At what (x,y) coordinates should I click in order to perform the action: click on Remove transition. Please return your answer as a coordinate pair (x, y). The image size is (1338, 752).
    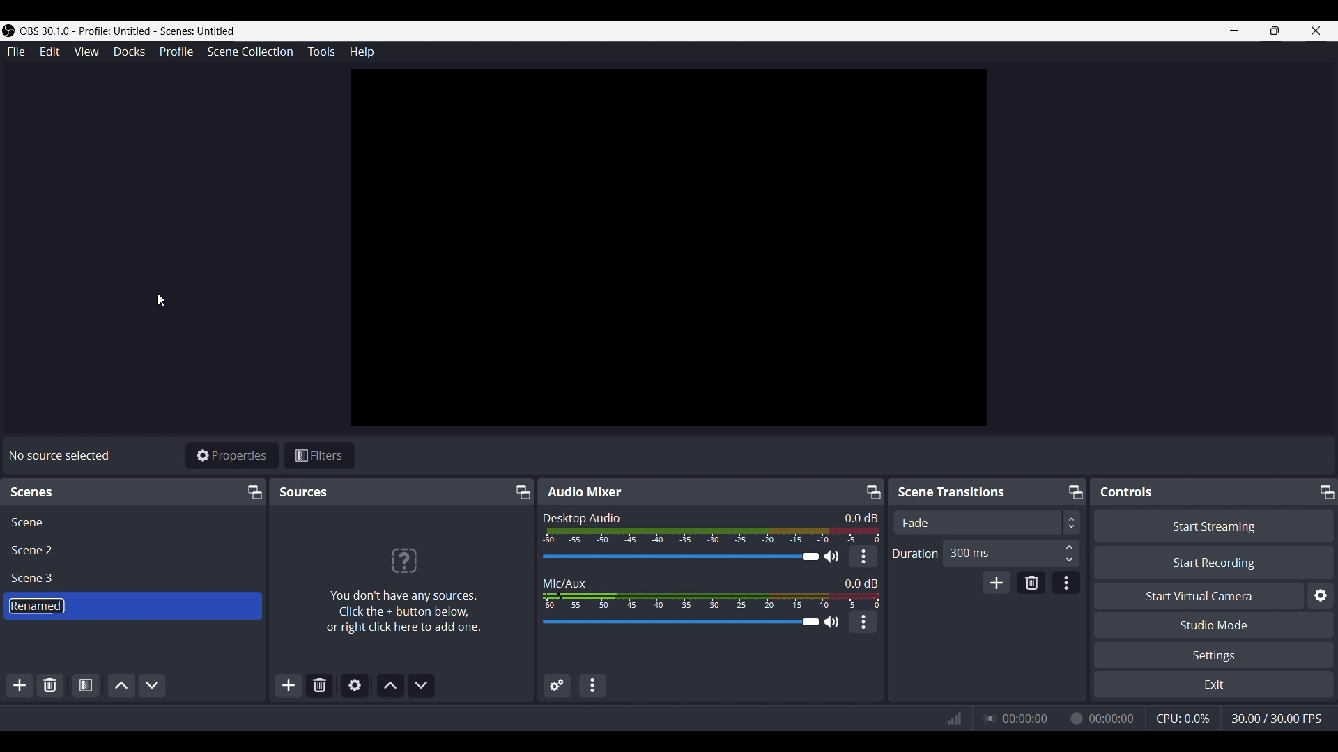
    Looking at the image, I should click on (1030, 583).